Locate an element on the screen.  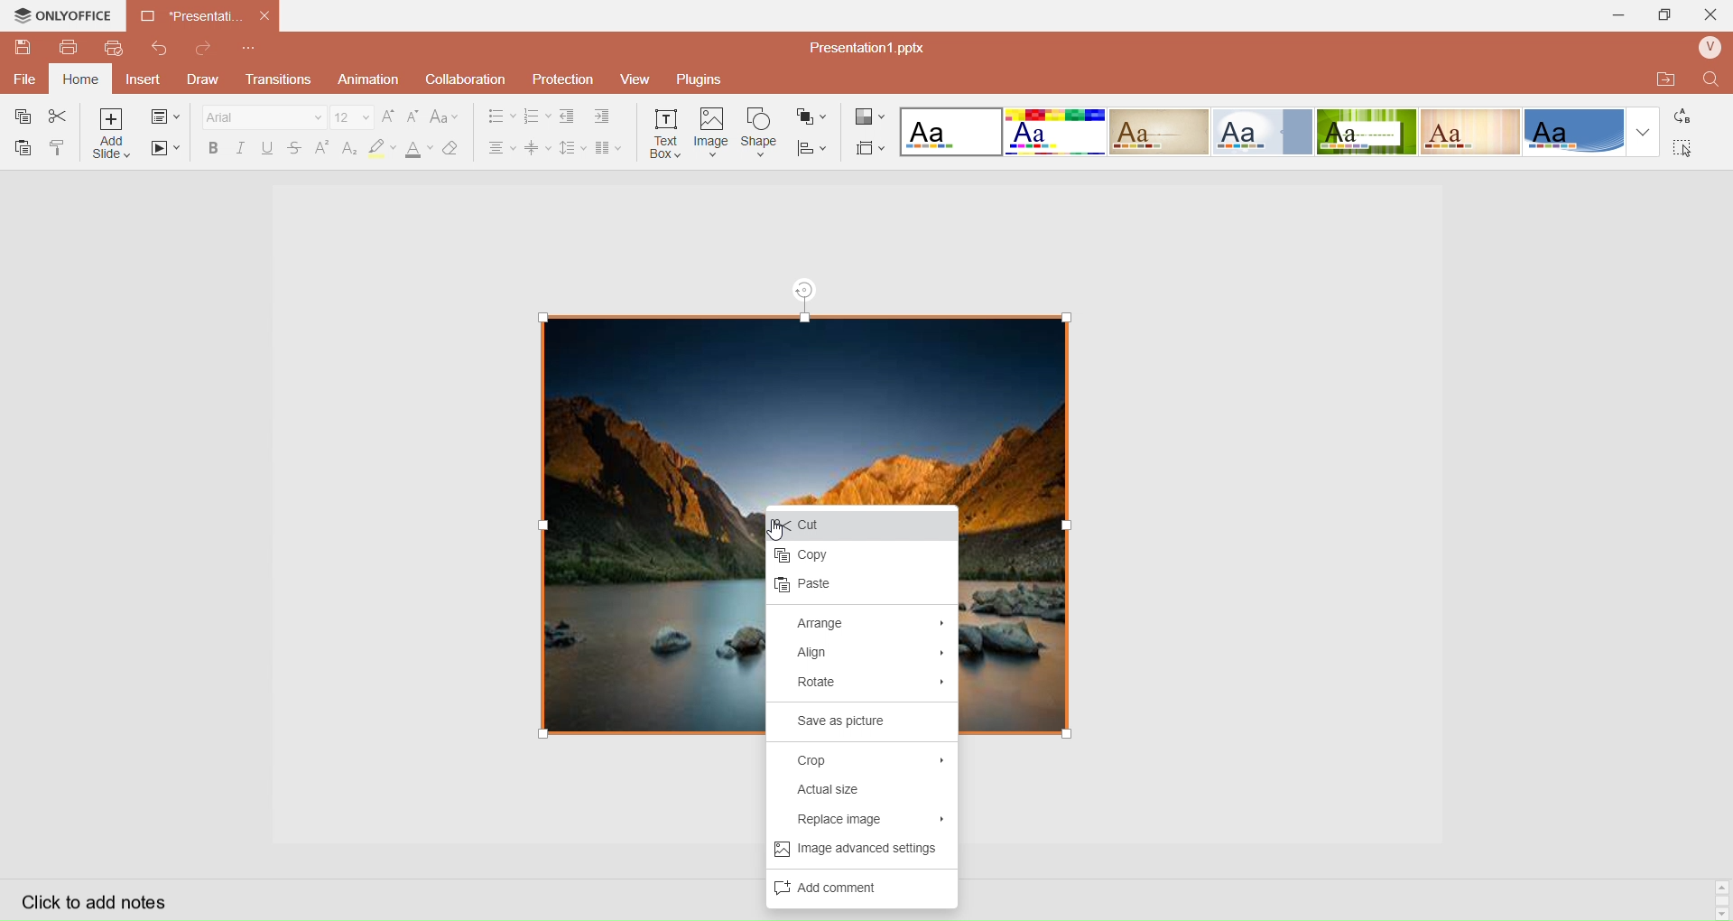
Clear Style is located at coordinates (454, 148).